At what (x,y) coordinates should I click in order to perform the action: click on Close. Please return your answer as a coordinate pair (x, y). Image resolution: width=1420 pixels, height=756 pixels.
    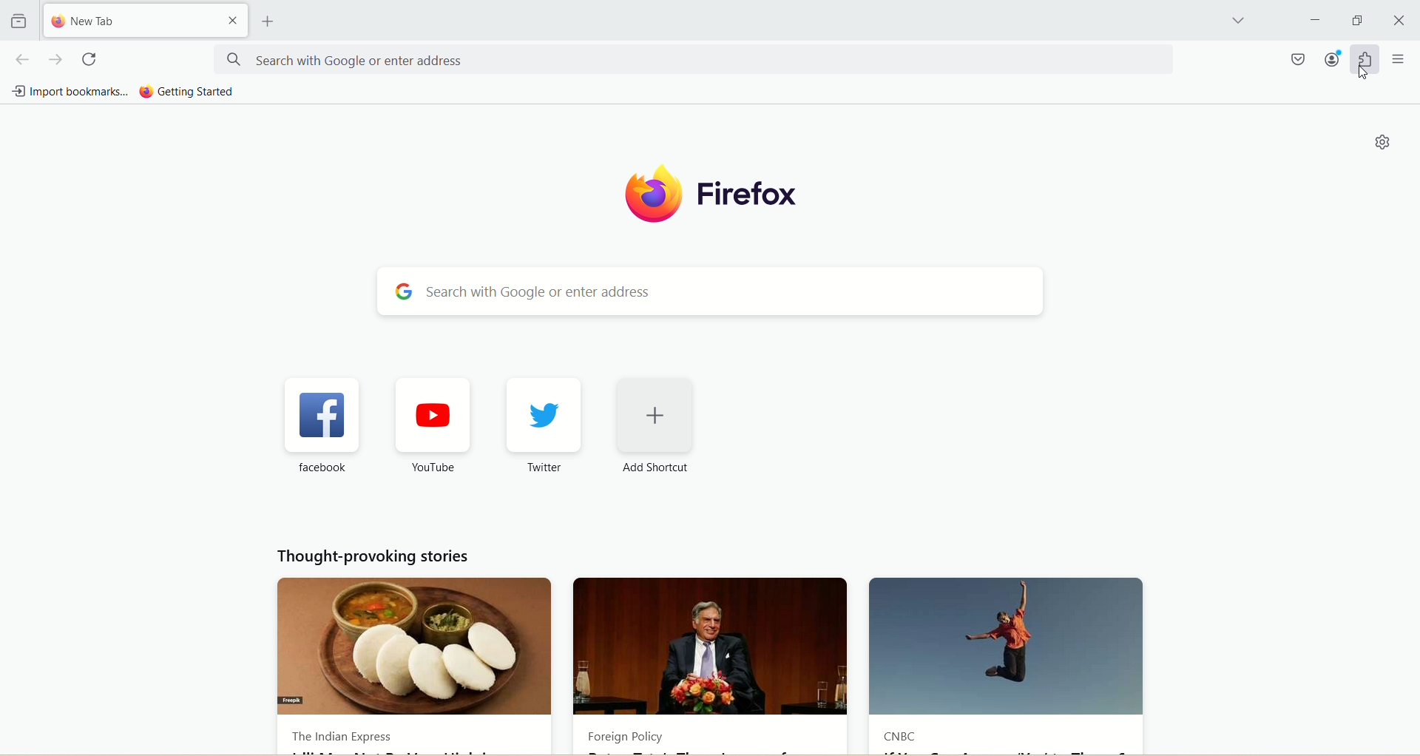
    Looking at the image, I should click on (1400, 21).